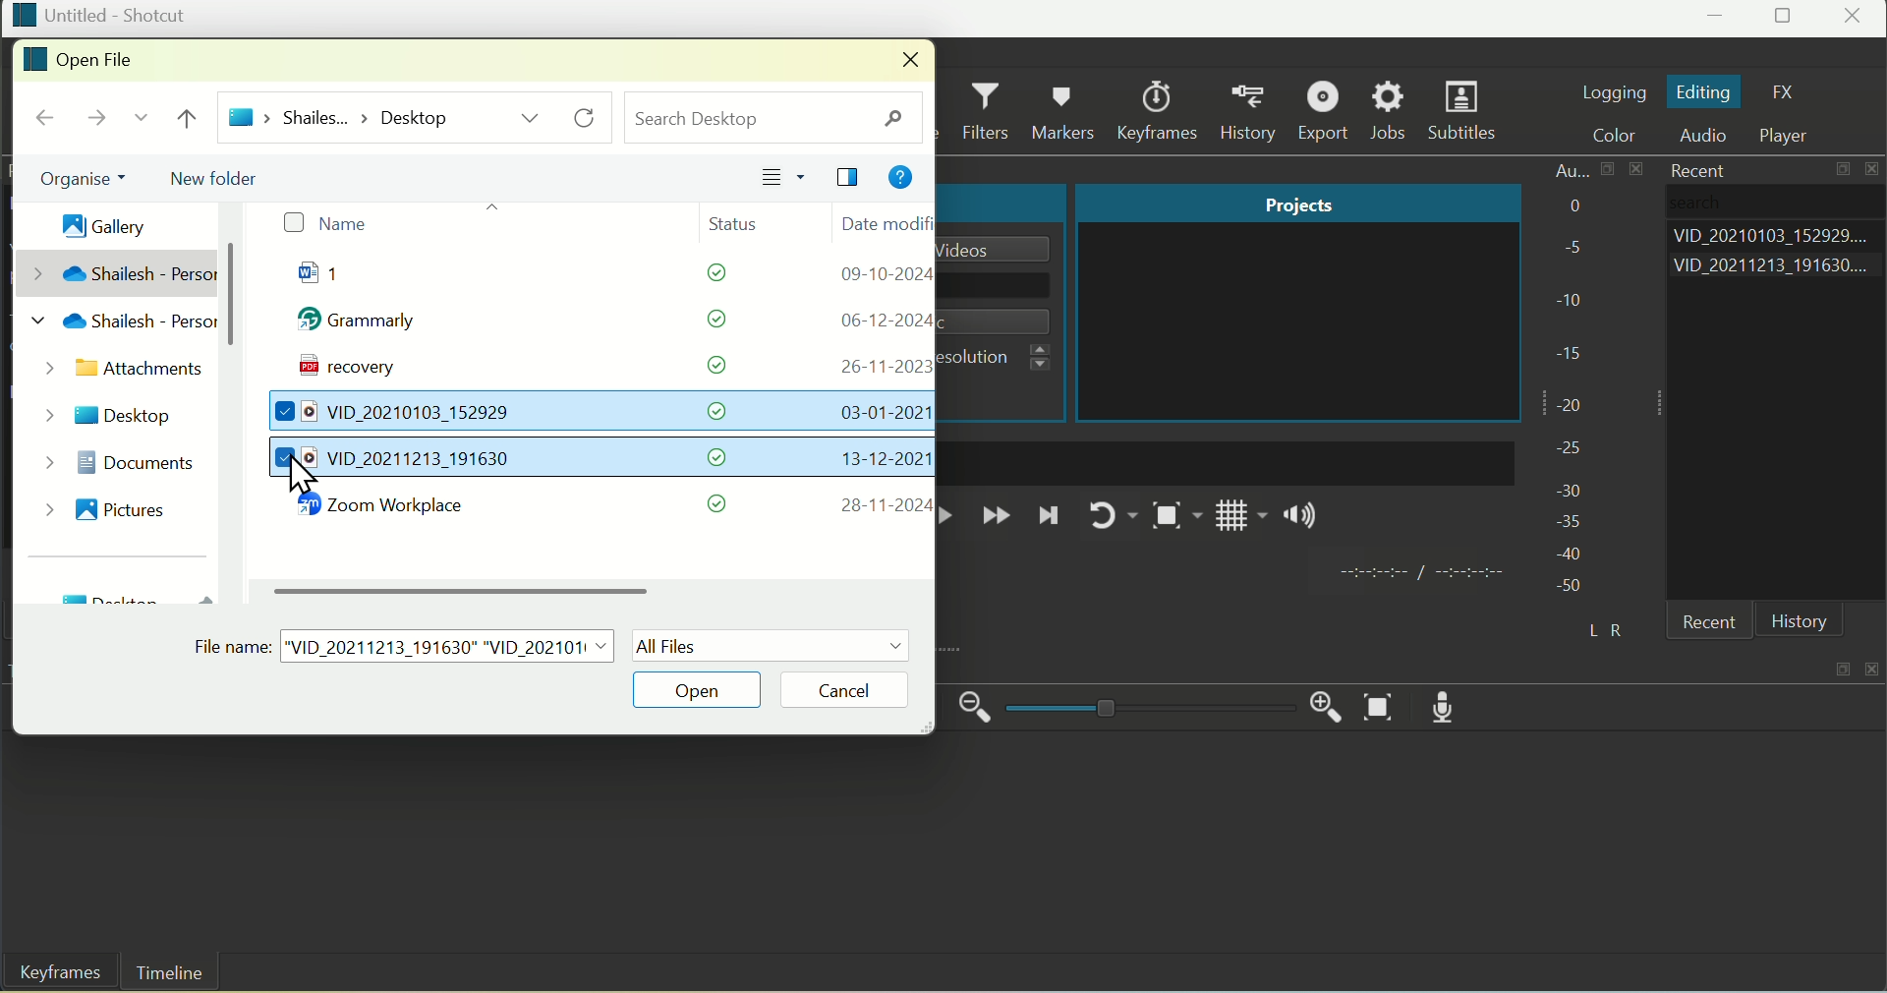 The width and height of the screenshot is (1887, 993). I want to click on Maximize, so click(1786, 19).